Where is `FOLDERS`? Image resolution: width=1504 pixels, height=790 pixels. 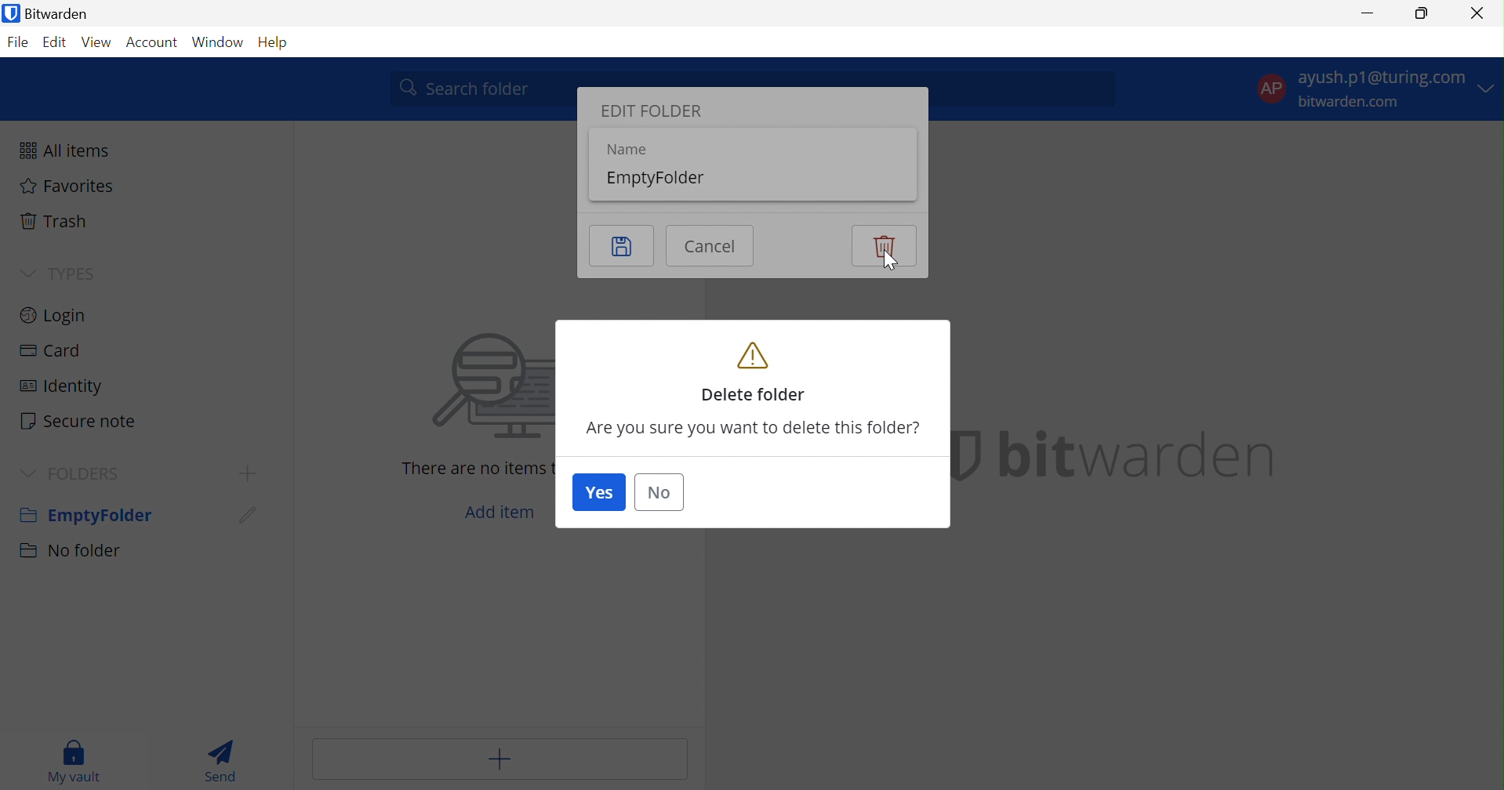 FOLDERS is located at coordinates (89, 474).